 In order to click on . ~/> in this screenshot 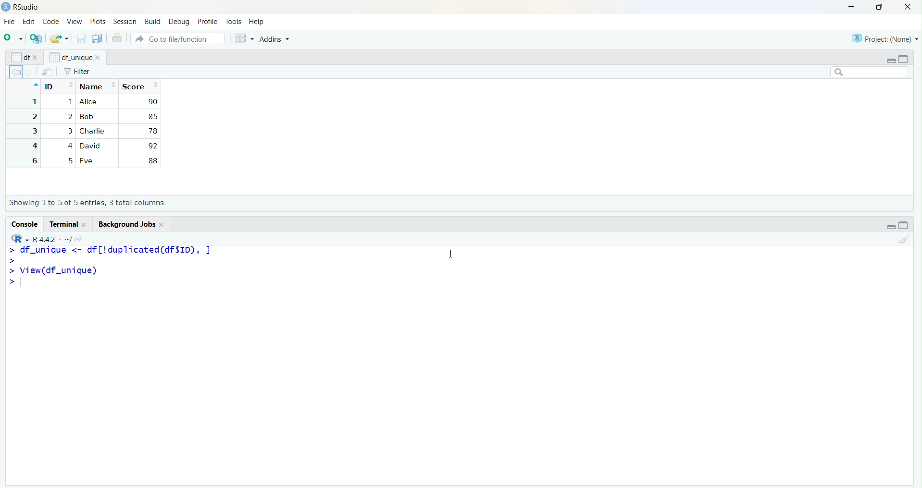, I will do `click(72, 240)`.